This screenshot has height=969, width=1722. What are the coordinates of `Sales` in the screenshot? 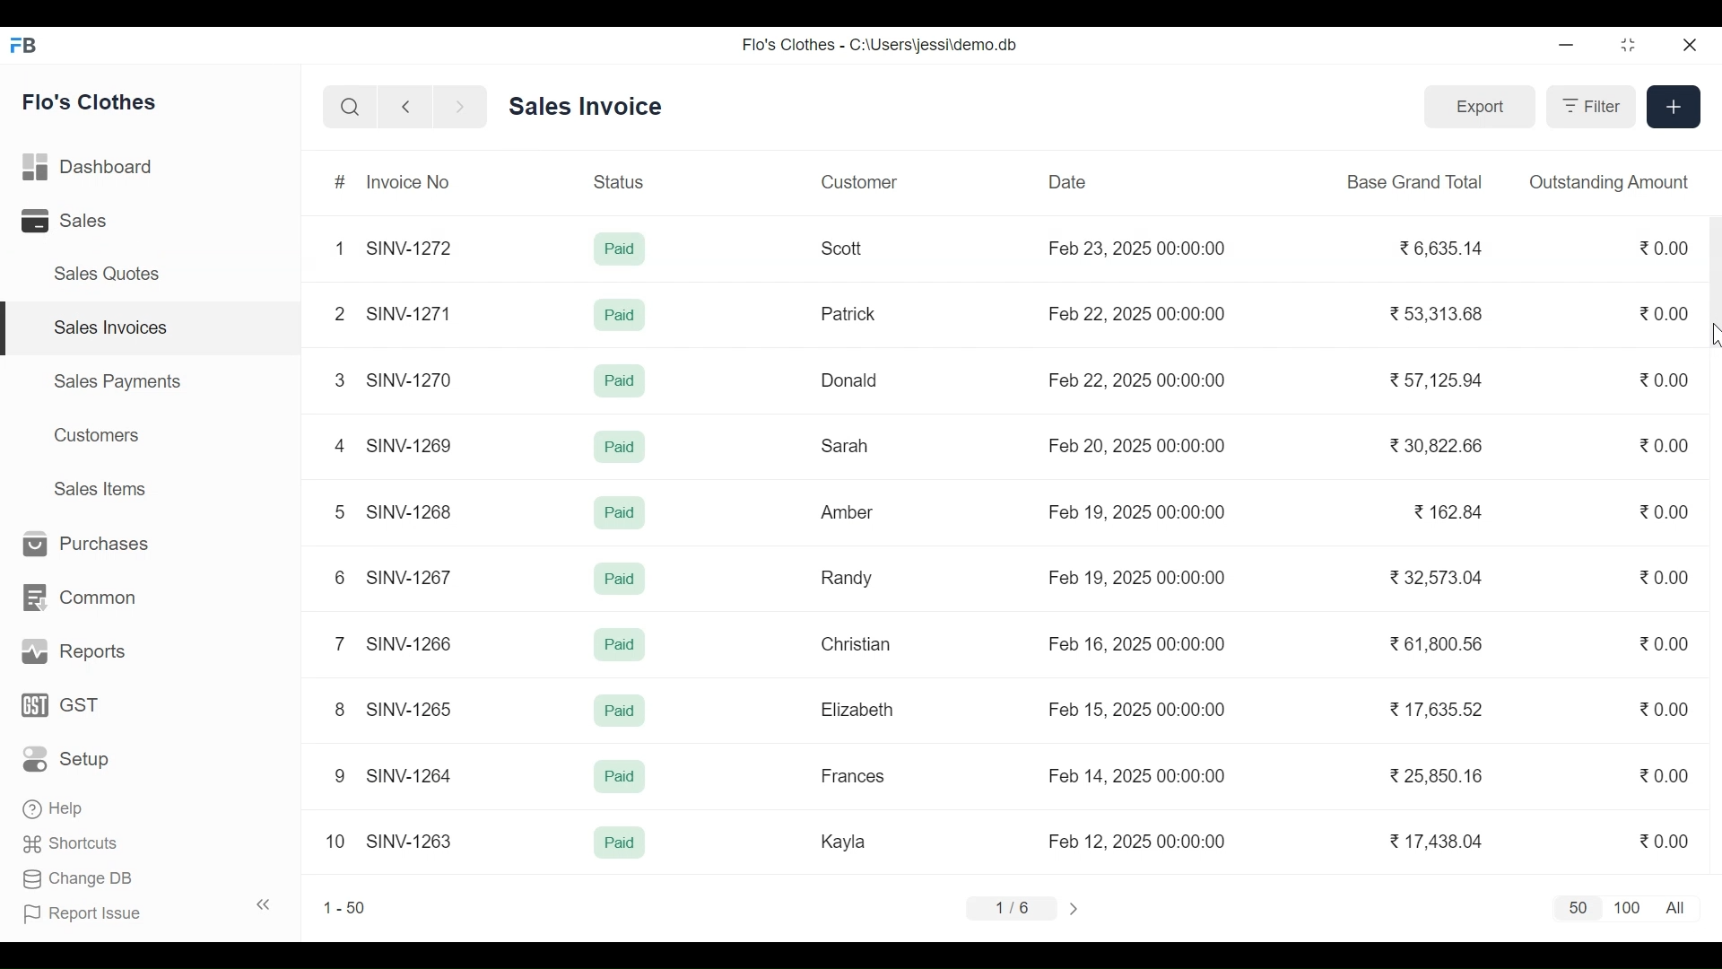 It's located at (68, 222).